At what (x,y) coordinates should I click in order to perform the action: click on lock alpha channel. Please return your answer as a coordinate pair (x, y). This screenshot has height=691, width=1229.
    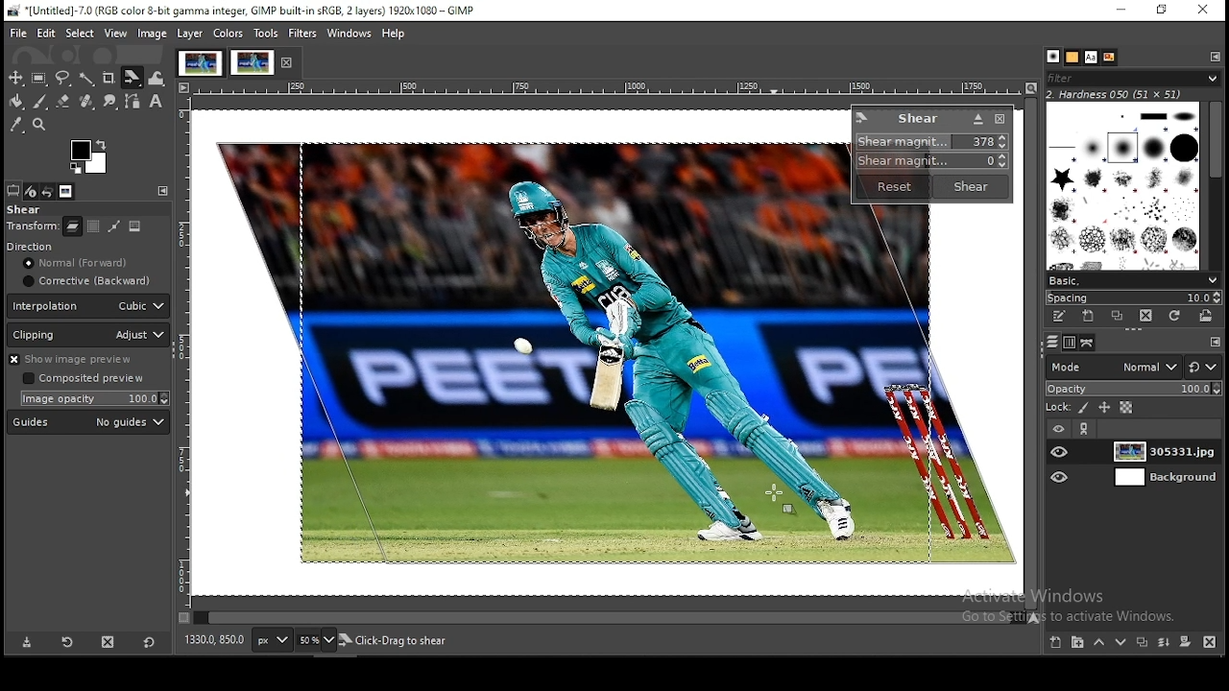
    Looking at the image, I should click on (1127, 409).